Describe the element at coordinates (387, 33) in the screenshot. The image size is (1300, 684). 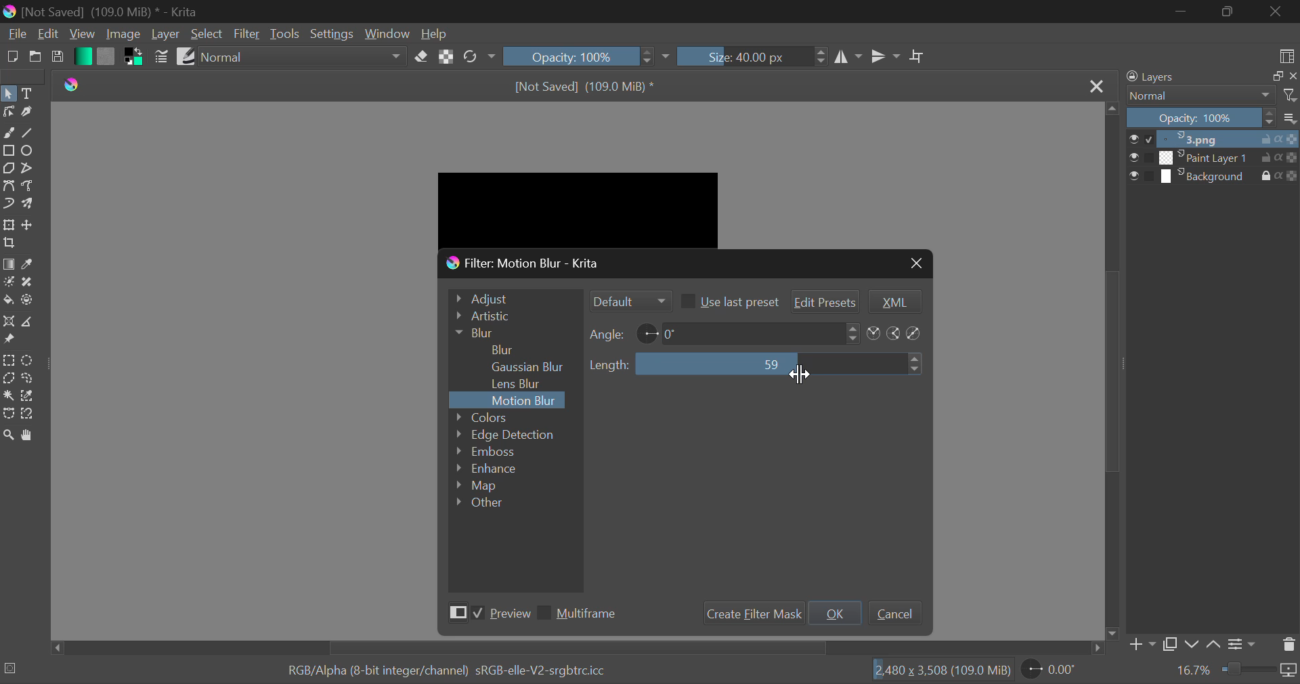
I see `Window` at that location.